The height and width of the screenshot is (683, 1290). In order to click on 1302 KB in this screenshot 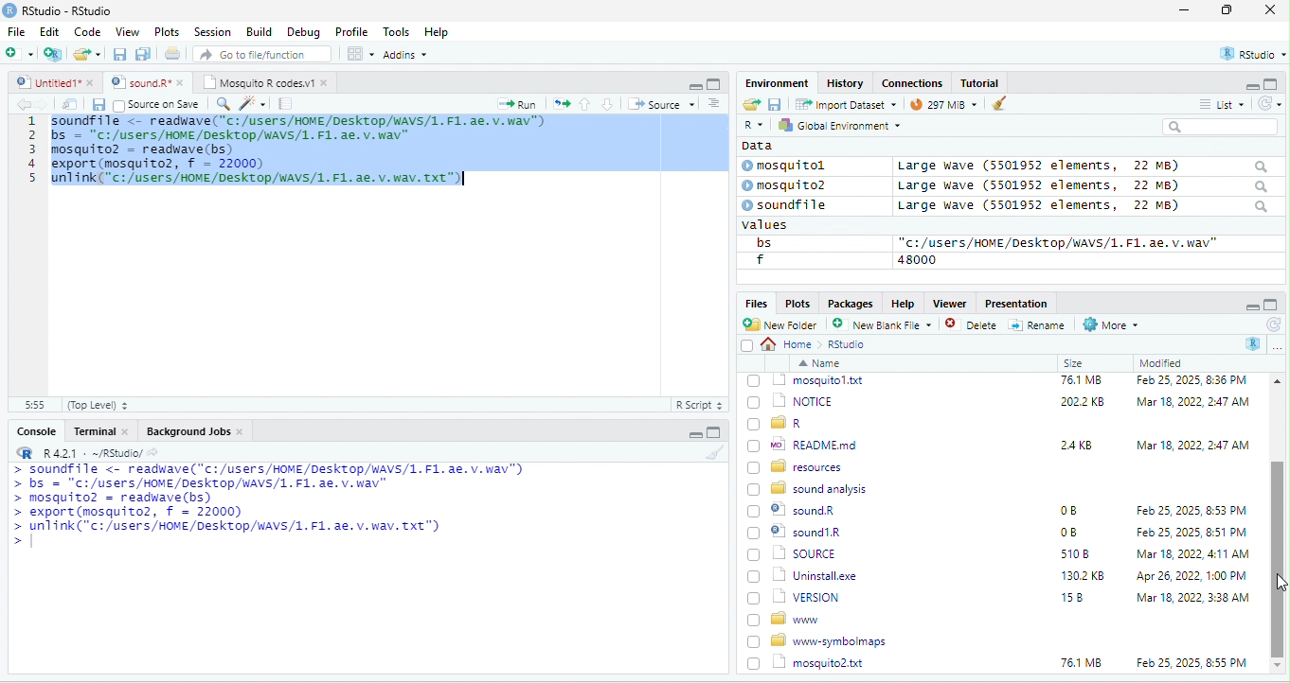, I will do `click(1084, 666)`.